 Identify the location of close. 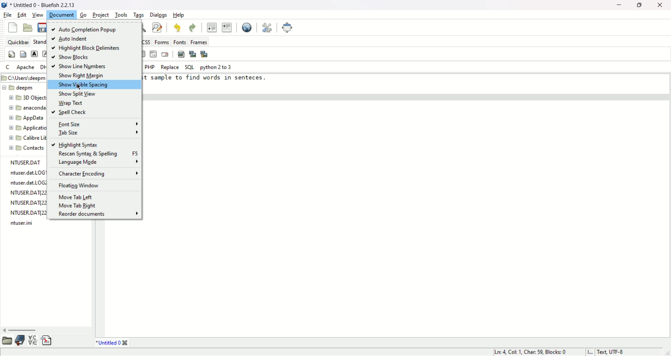
(660, 5).